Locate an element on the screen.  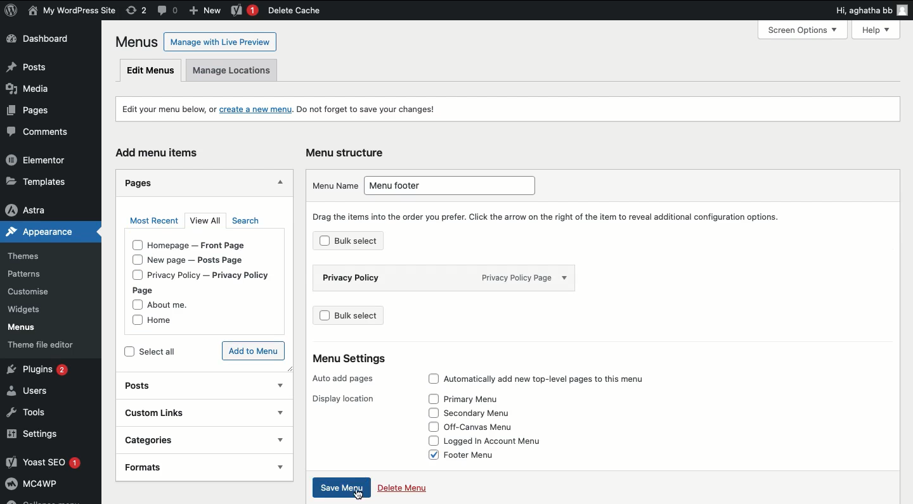
checkbox is located at coordinates (136, 275).